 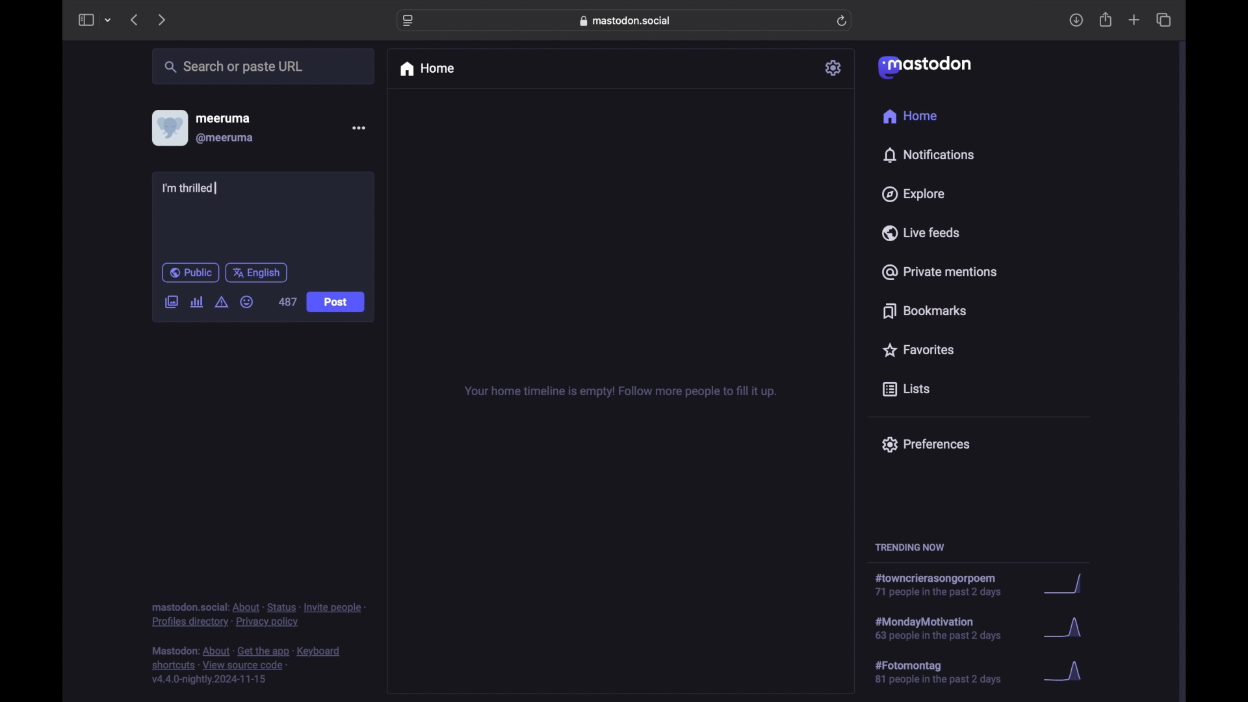 I want to click on lists, so click(x=906, y=390).